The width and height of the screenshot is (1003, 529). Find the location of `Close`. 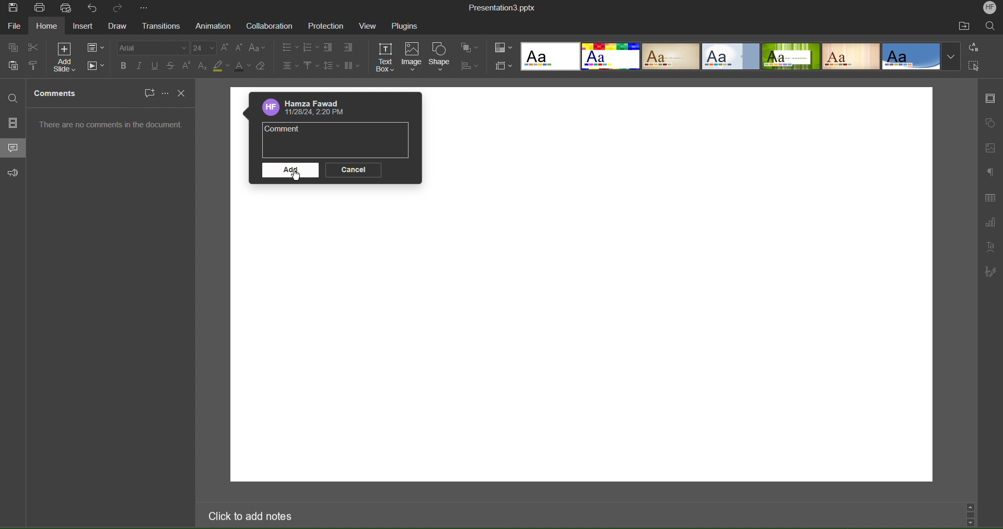

Close is located at coordinates (183, 93).